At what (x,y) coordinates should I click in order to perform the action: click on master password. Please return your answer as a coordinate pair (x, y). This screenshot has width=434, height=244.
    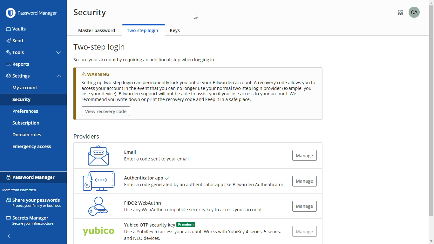
    Looking at the image, I should click on (97, 31).